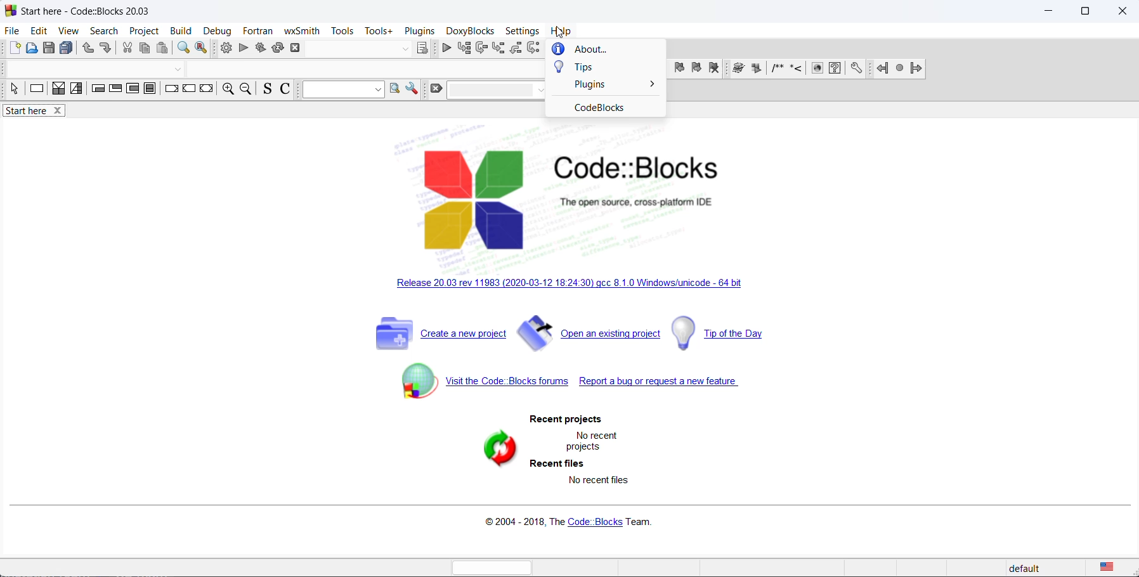 The image size is (1139, 577). I want to click on create new project, so click(433, 334).